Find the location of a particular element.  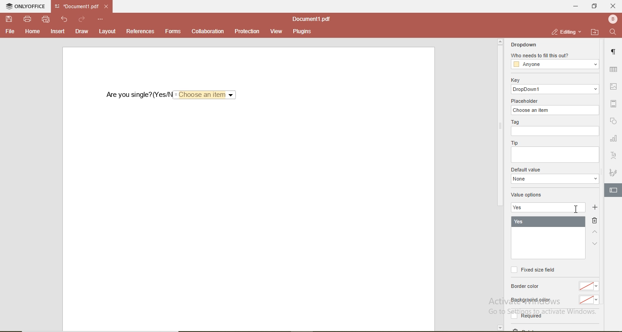

collaboration is located at coordinates (208, 31).